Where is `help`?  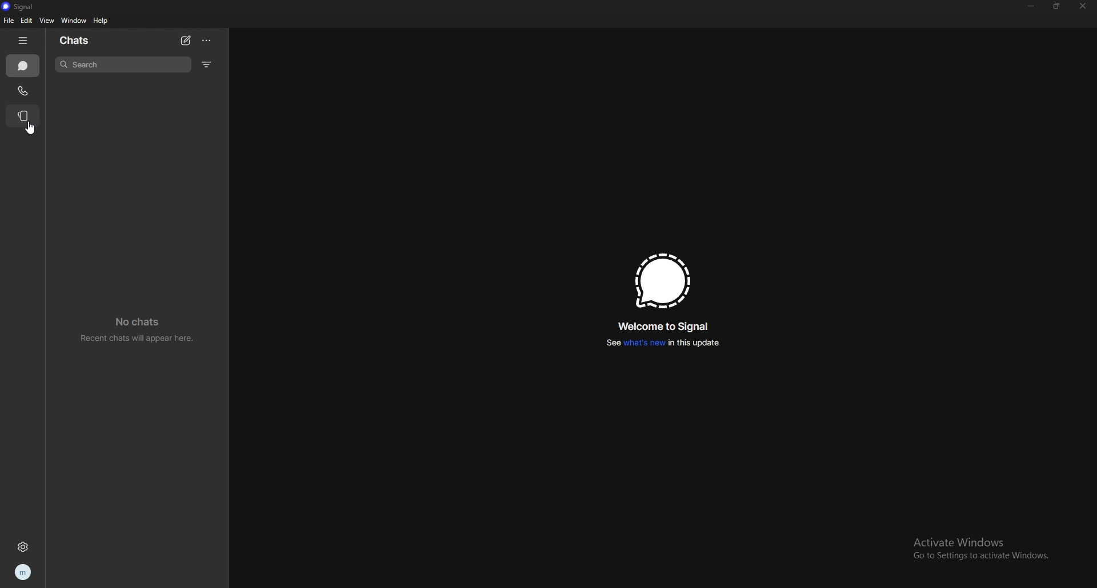 help is located at coordinates (101, 21).